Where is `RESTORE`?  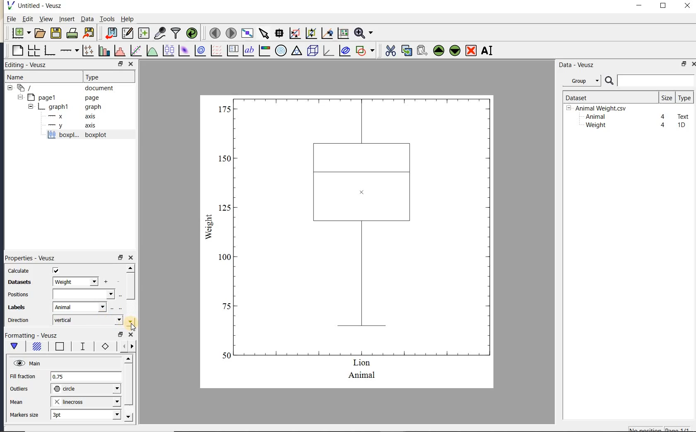 RESTORE is located at coordinates (119, 62).